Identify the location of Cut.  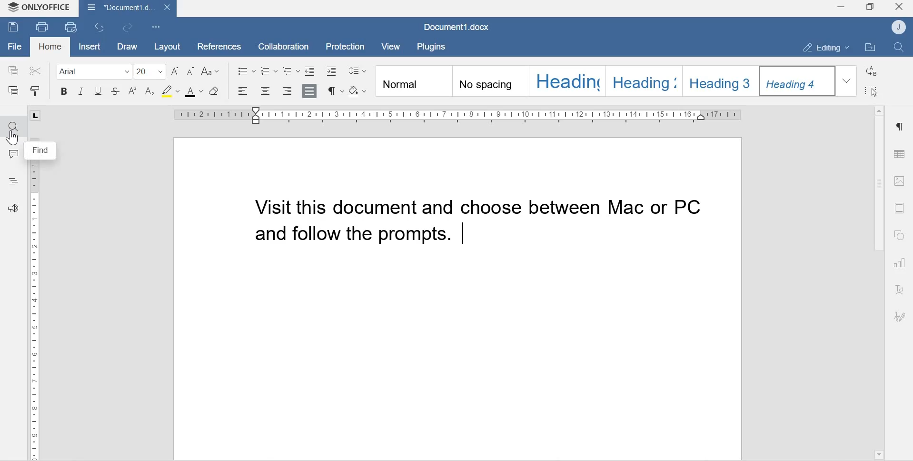
(35, 69).